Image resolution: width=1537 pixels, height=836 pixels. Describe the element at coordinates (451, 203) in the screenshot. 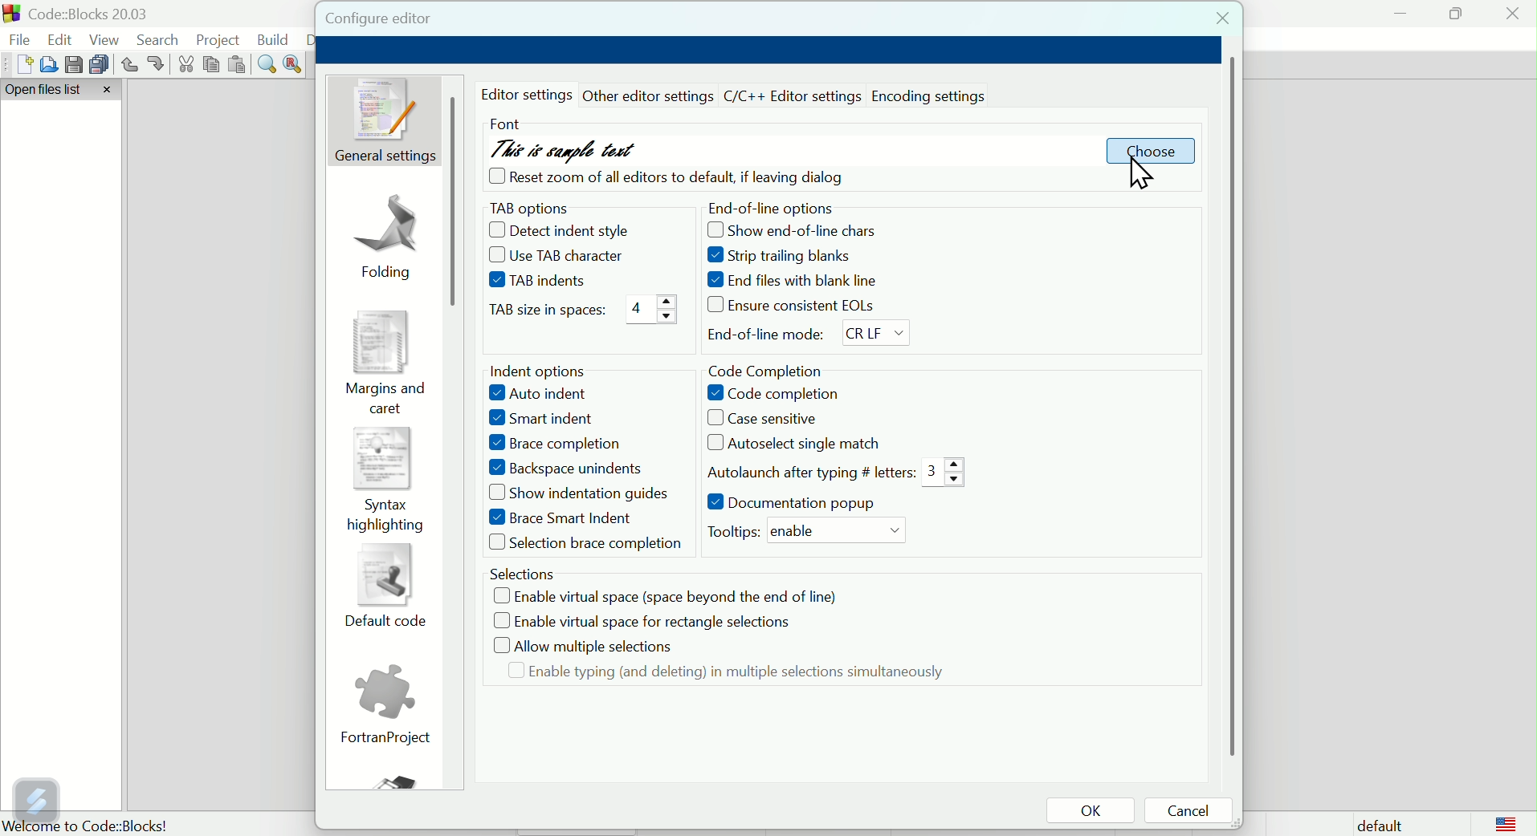

I see `scroll bar` at that location.